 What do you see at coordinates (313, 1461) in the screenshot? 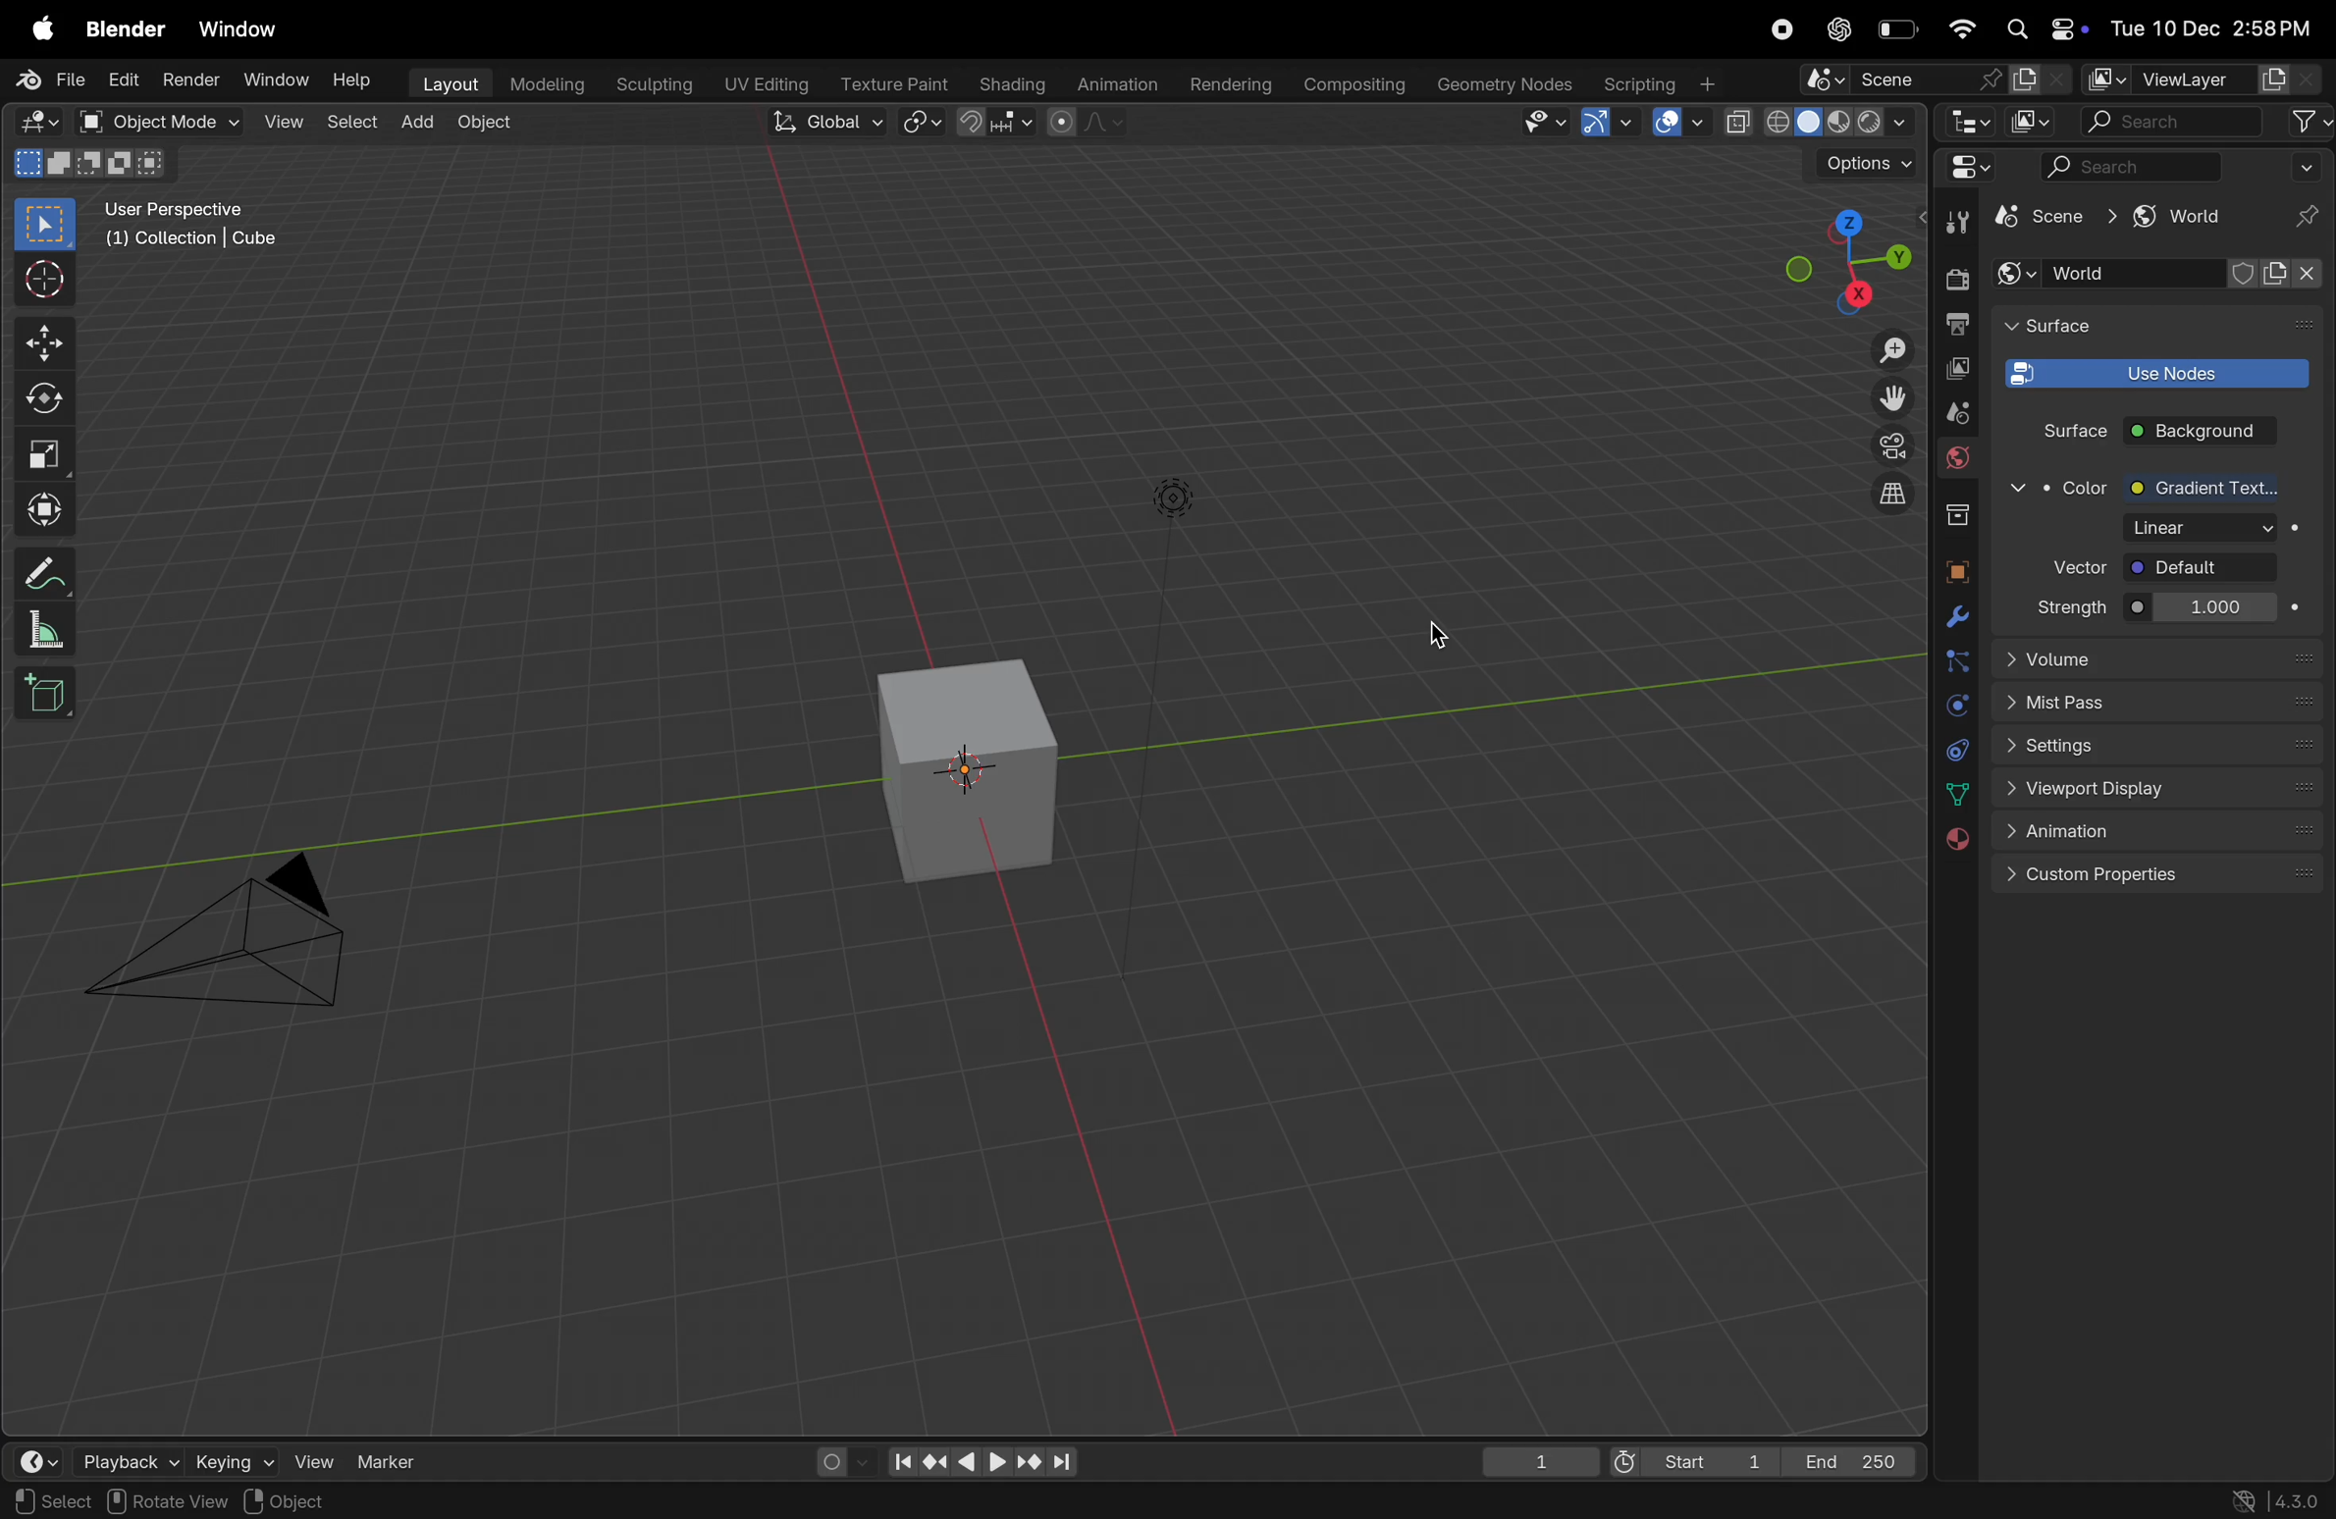
I see `view` at bounding box center [313, 1461].